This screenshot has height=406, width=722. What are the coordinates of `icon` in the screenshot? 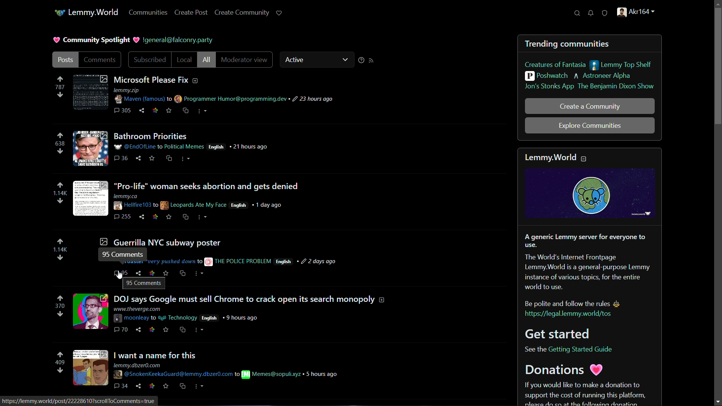 It's located at (156, 216).